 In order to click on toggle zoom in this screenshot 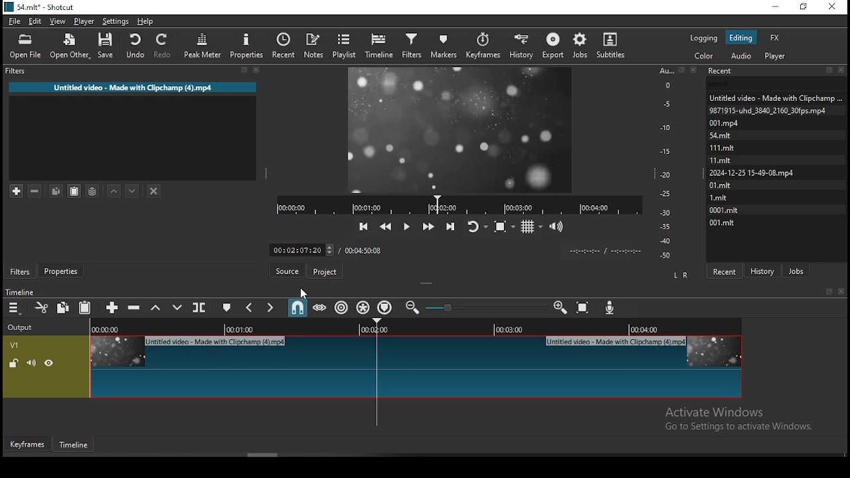, I will do `click(504, 228)`.